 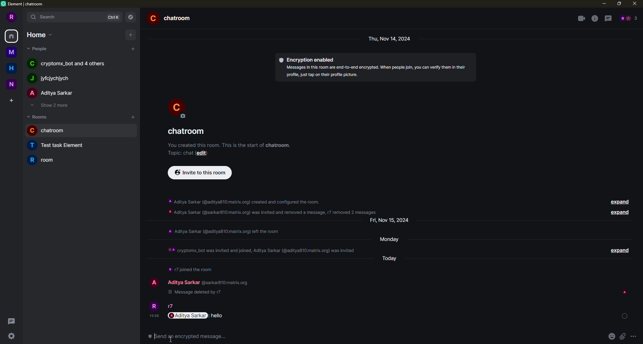 I want to click on expand, so click(x=619, y=250).